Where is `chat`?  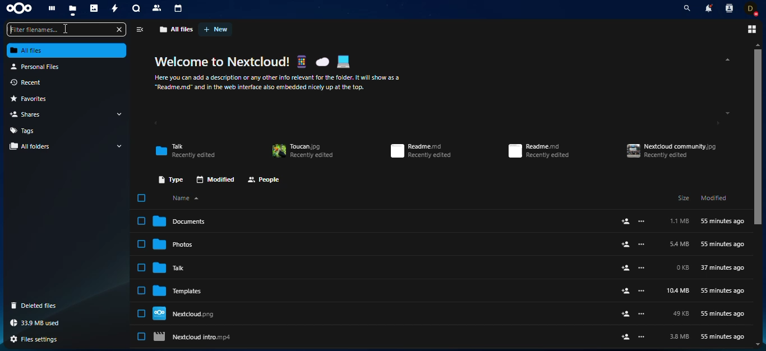
chat is located at coordinates (136, 10).